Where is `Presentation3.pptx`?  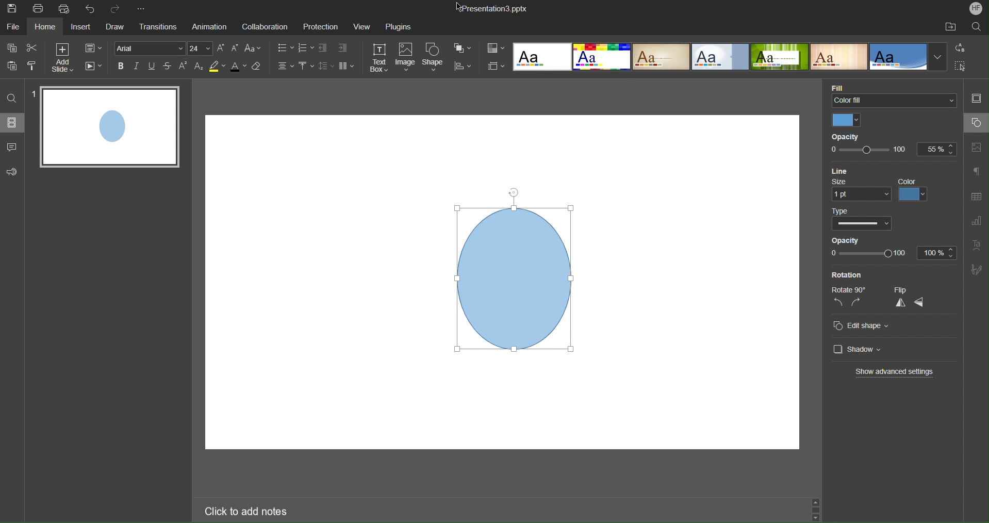 Presentation3.pptx is located at coordinates (493, 9).